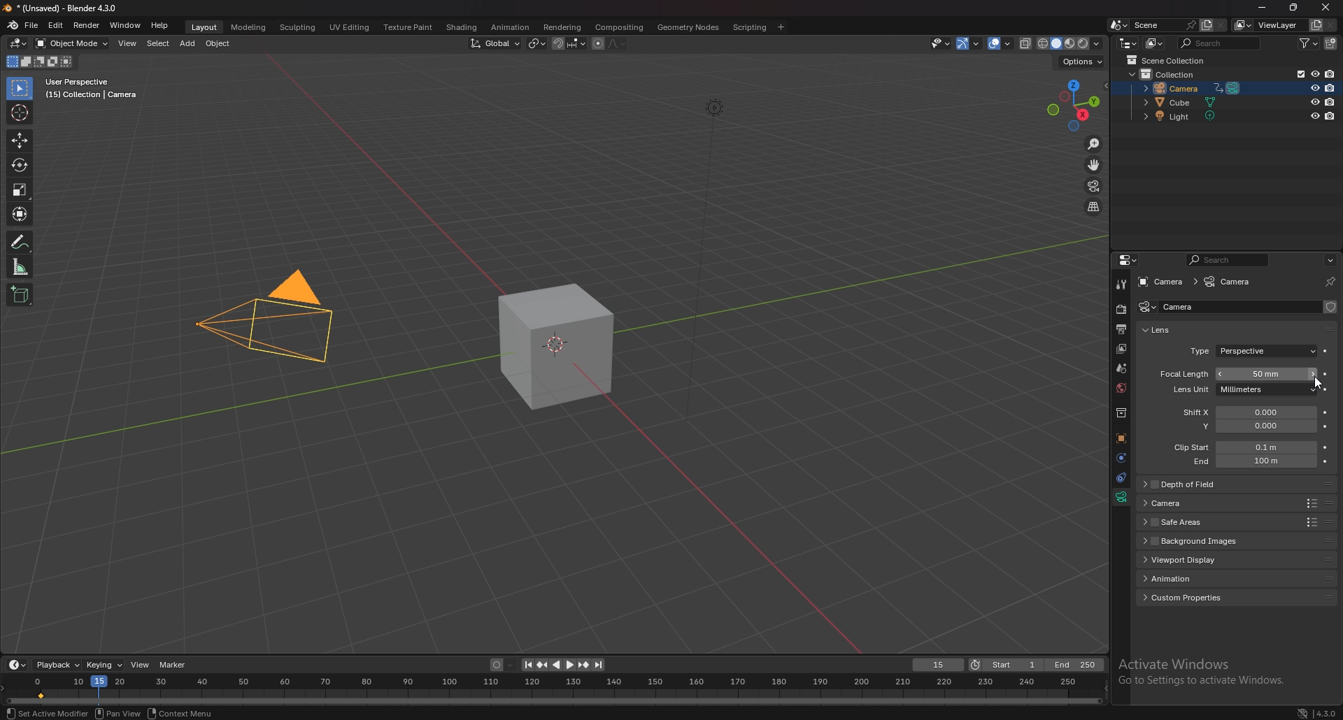  I want to click on jump to keyframe, so click(583, 665).